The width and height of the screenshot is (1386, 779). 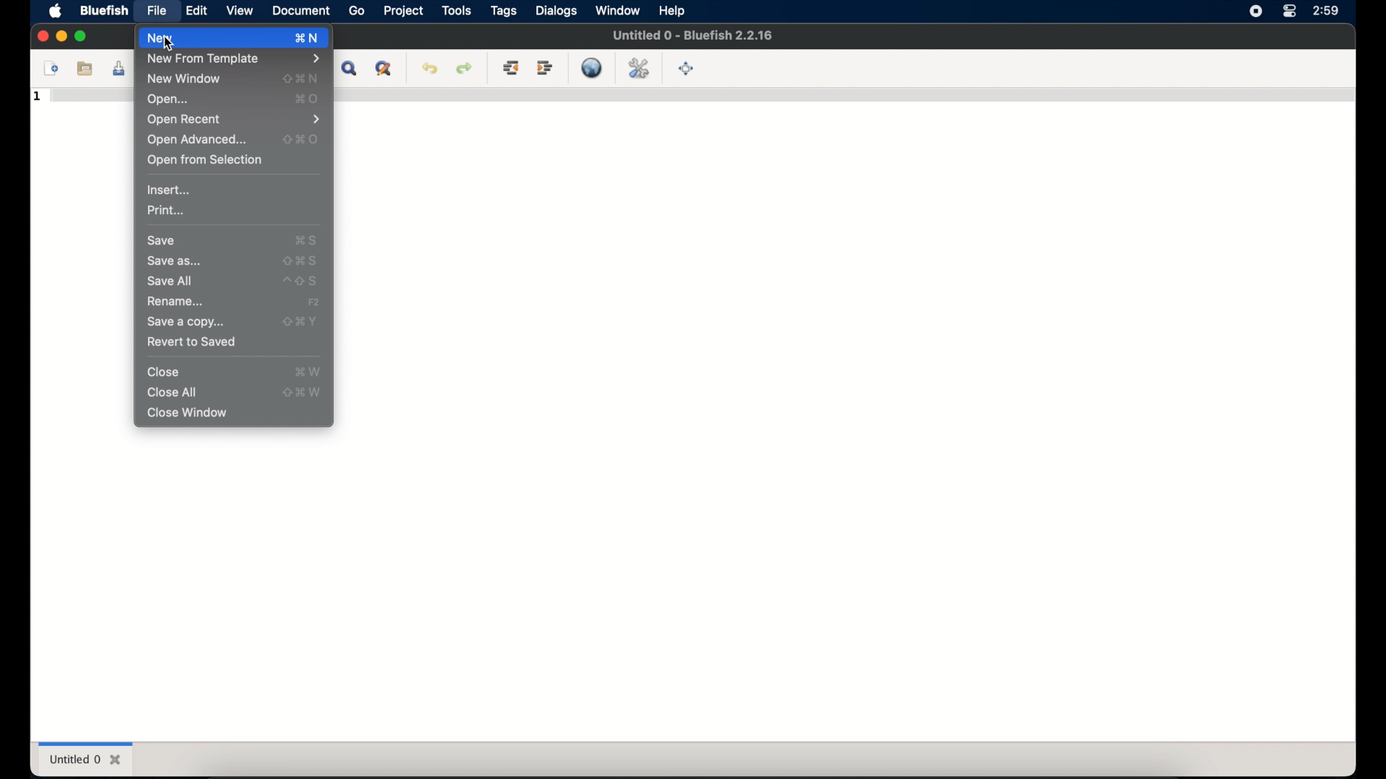 I want to click on open file, so click(x=84, y=69).